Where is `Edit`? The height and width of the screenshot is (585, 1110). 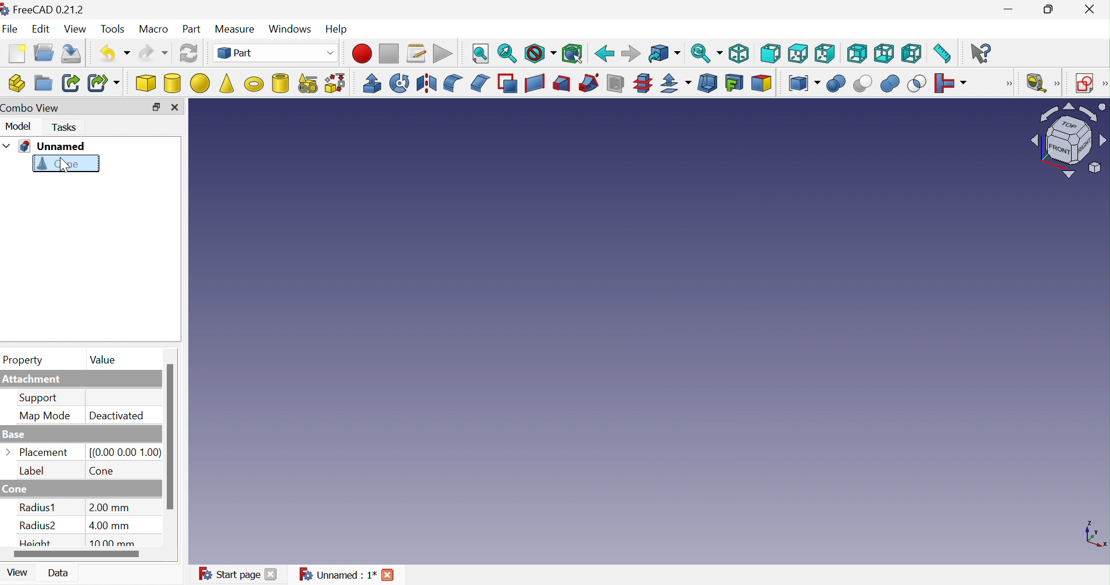
Edit is located at coordinates (41, 30).